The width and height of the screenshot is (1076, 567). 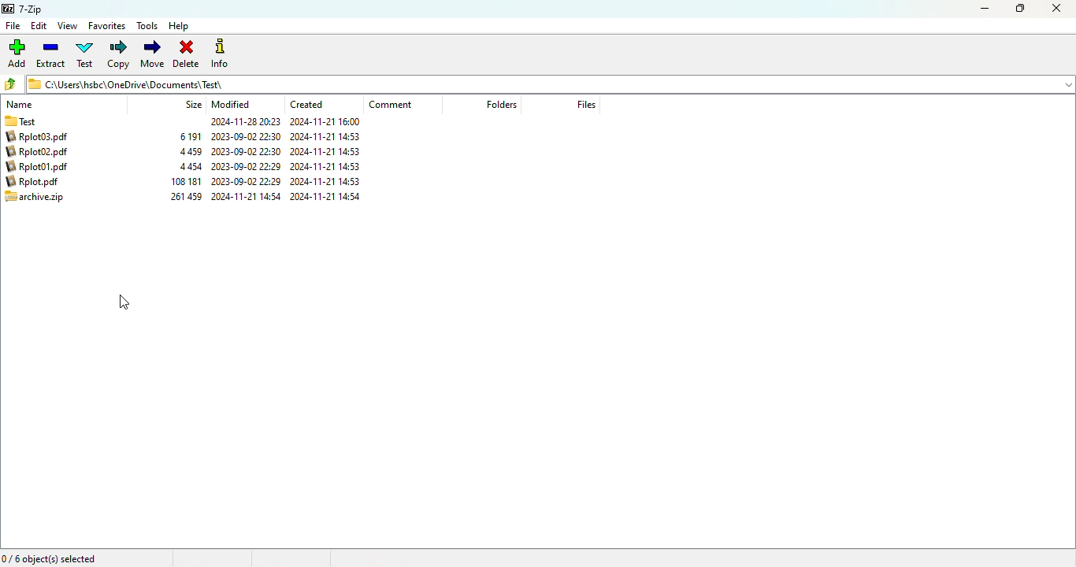 I want to click on 0/6 object(s) selected, so click(x=52, y=558).